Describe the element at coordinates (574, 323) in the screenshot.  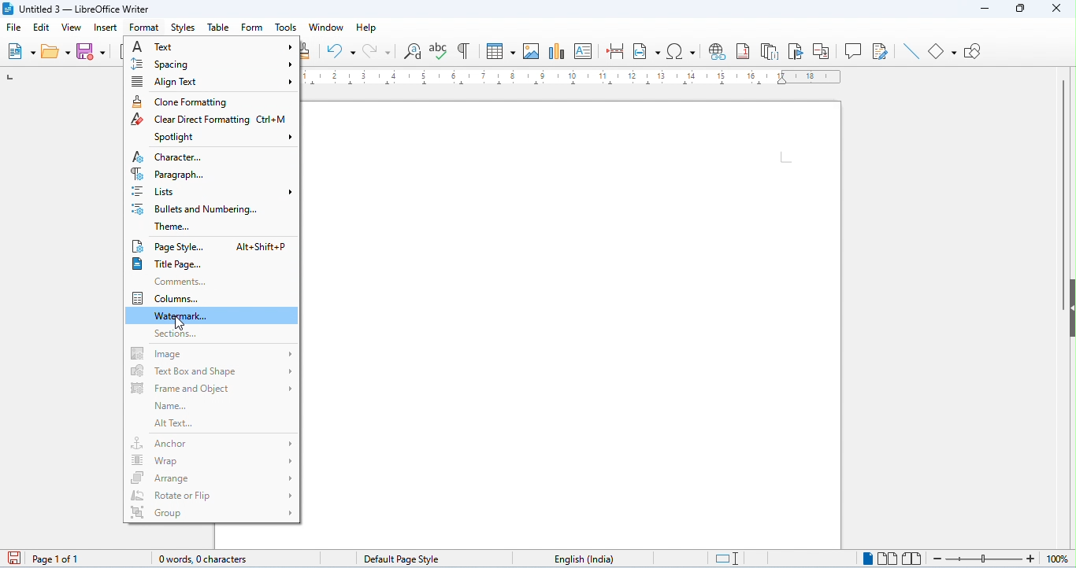
I see `editor` at that location.